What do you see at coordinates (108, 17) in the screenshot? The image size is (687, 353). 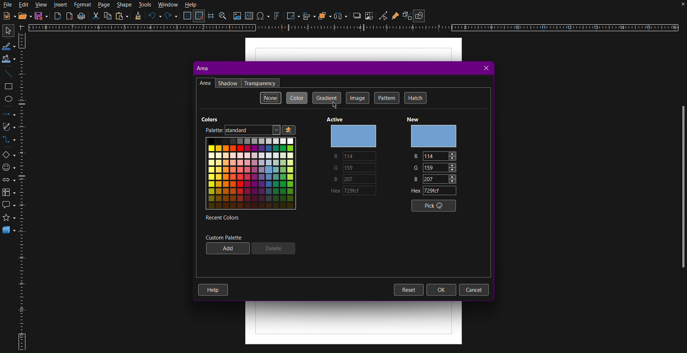 I see `Copy` at bounding box center [108, 17].